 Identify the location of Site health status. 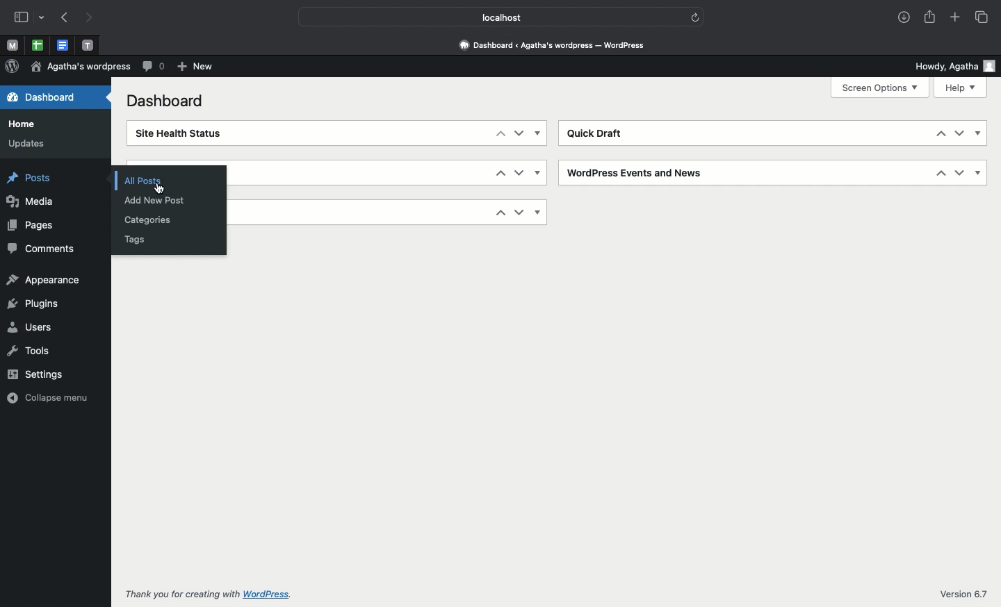
(195, 134).